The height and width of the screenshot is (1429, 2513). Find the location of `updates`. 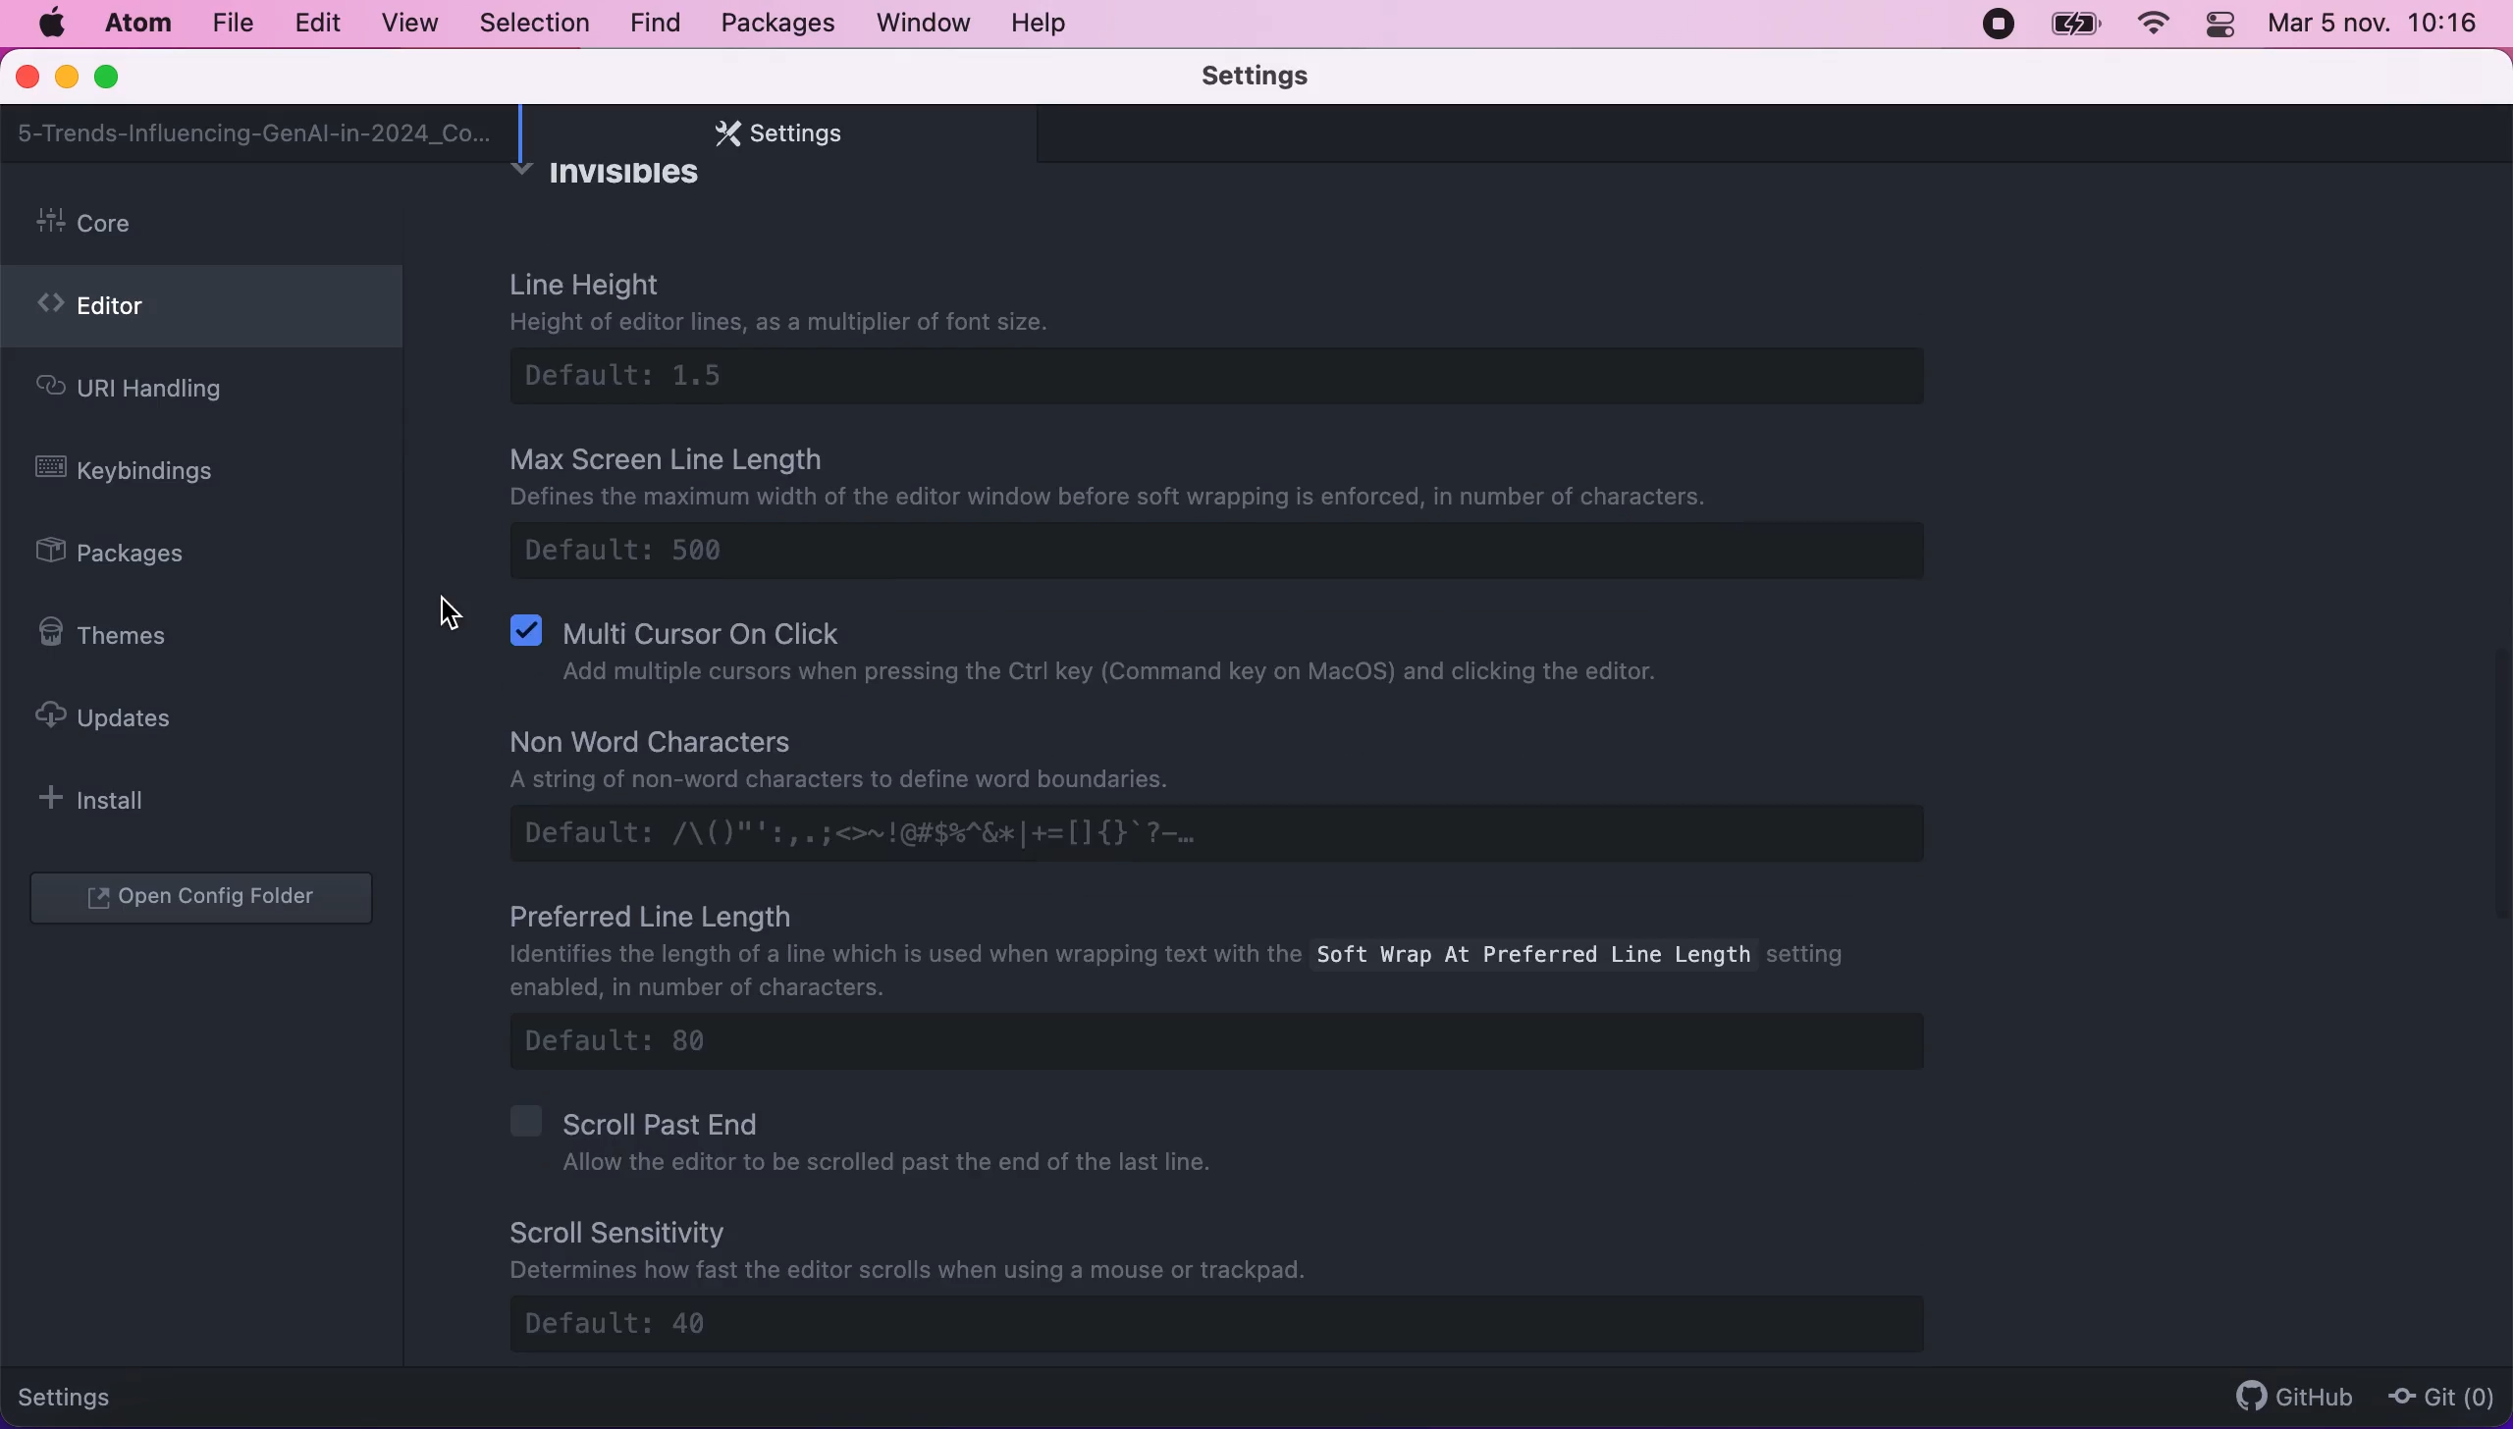

updates is located at coordinates (123, 716).